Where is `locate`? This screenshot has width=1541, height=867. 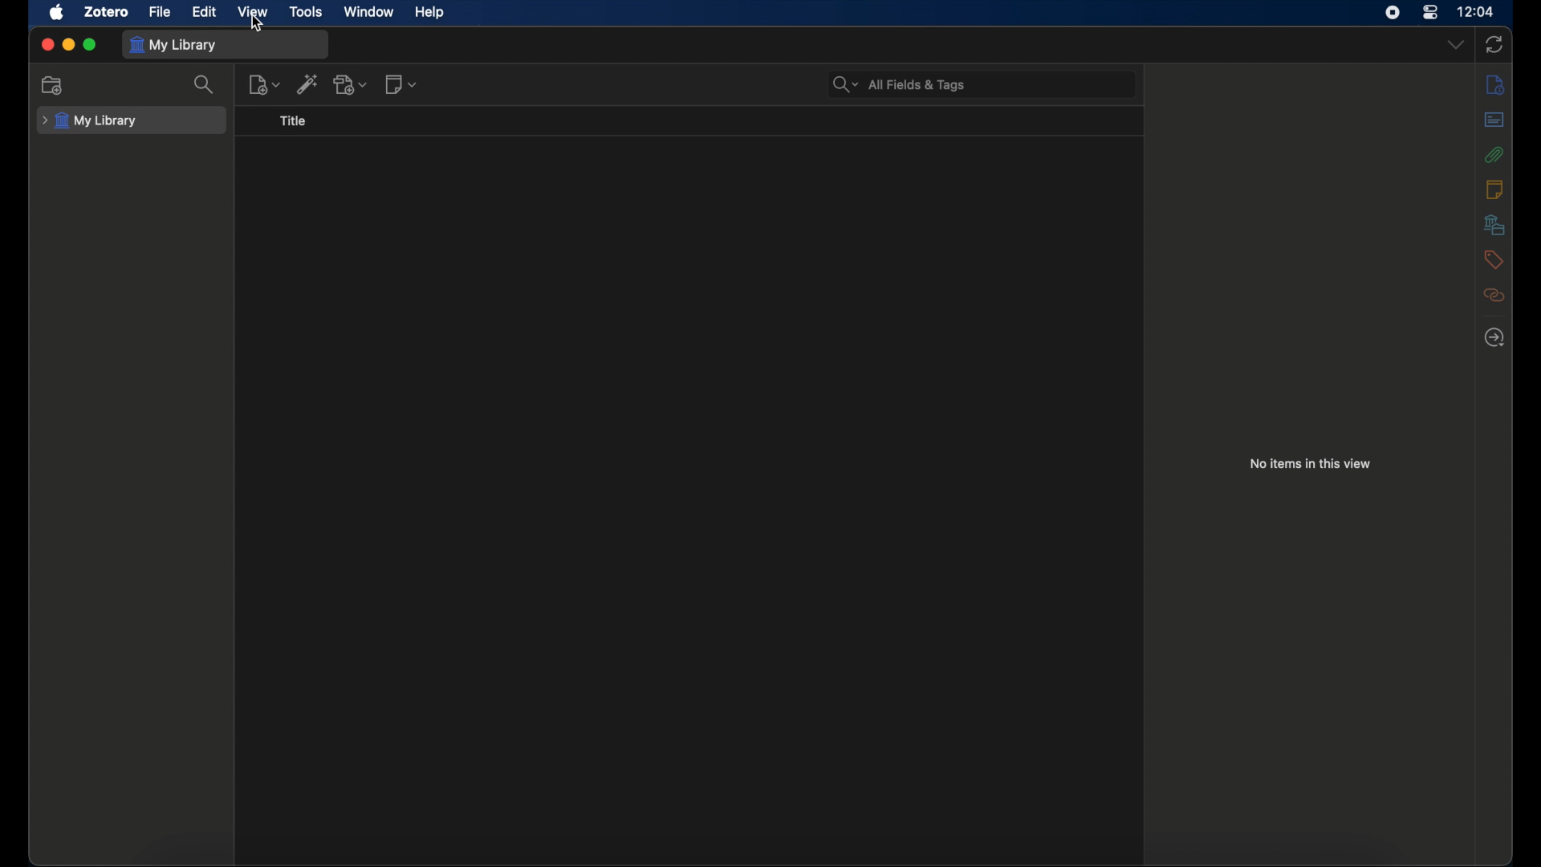 locate is located at coordinates (1494, 338).